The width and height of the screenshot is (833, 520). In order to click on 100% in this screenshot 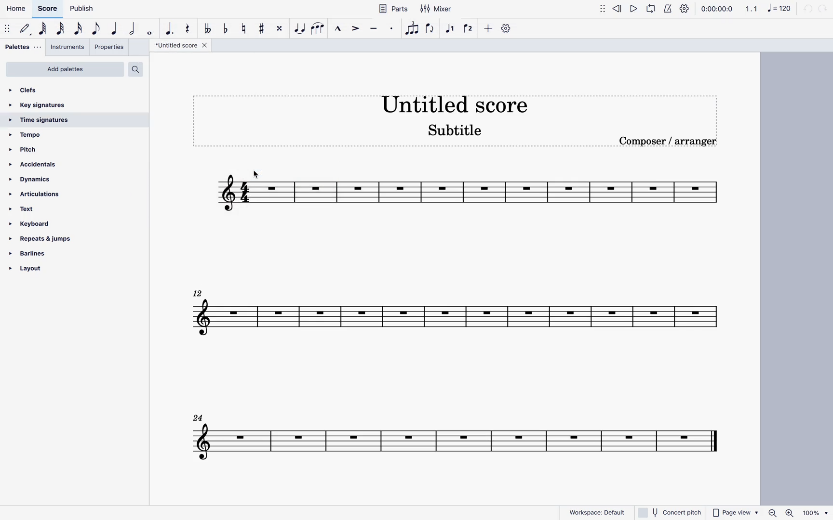, I will do `click(815, 512)`.